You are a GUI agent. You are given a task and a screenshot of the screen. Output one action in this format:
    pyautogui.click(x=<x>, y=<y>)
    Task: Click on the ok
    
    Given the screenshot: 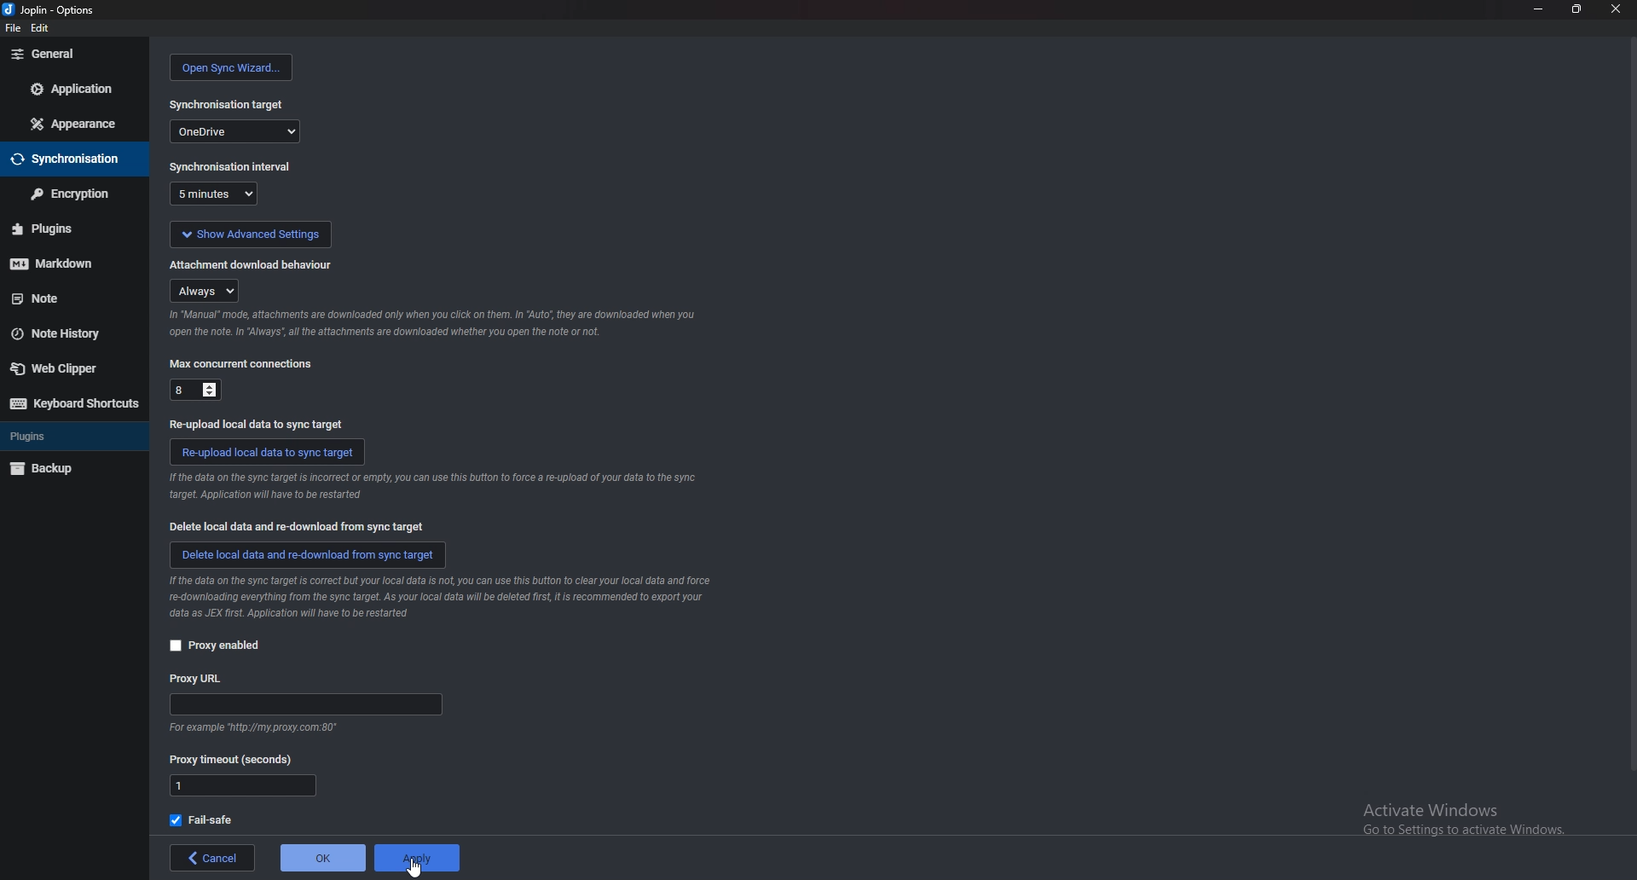 What is the action you would take?
    pyautogui.click(x=321, y=858)
    